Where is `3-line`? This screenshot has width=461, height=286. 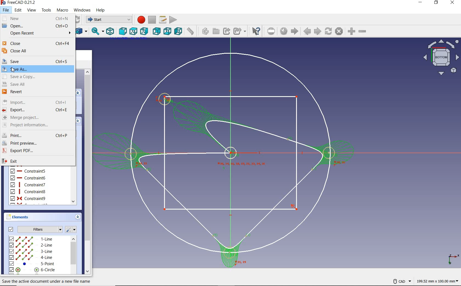 3-line is located at coordinates (31, 251).